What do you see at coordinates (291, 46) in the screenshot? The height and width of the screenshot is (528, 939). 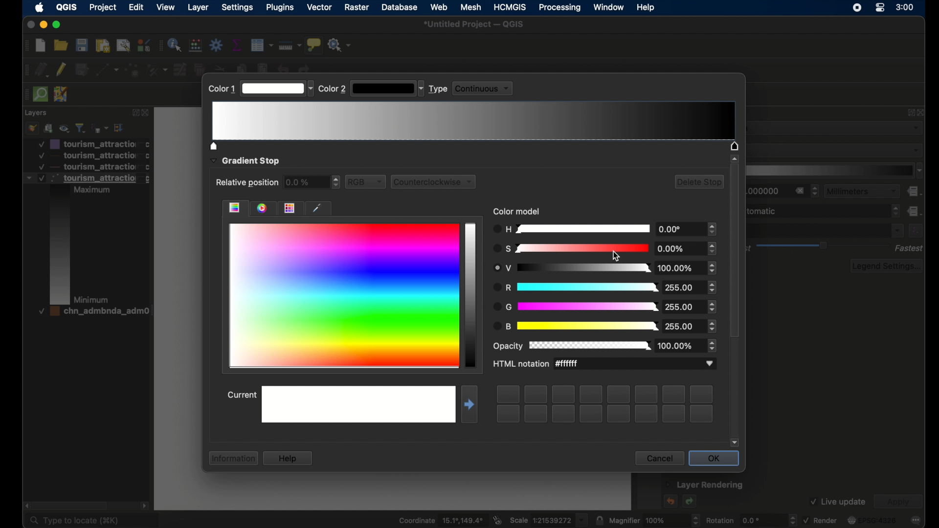 I see `measure line` at bounding box center [291, 46].